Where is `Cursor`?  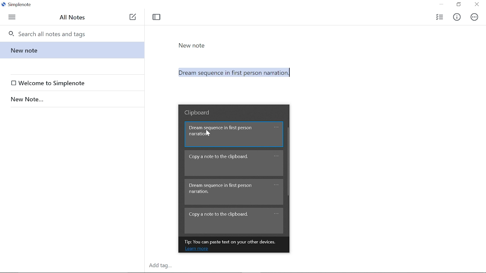 Cursor is located at coordinates (208, 135).